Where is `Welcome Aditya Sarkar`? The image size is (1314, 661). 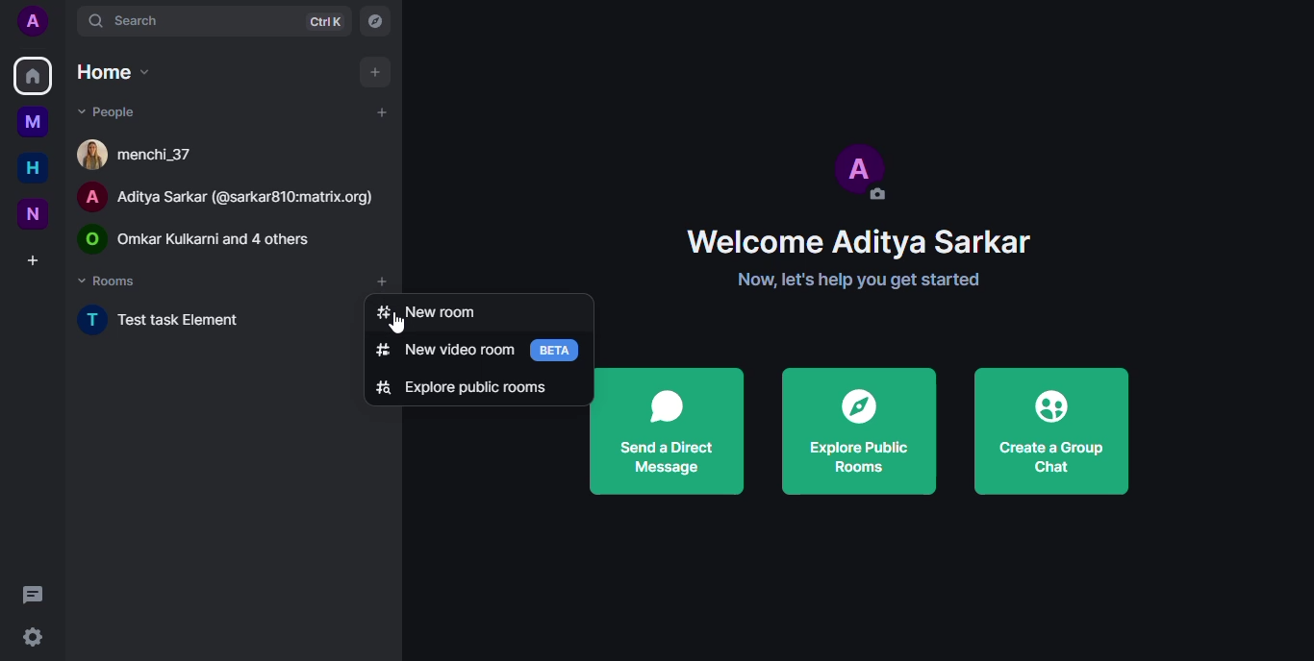
Welcome Aditya Sarkar is located at coordinates (819, 238).